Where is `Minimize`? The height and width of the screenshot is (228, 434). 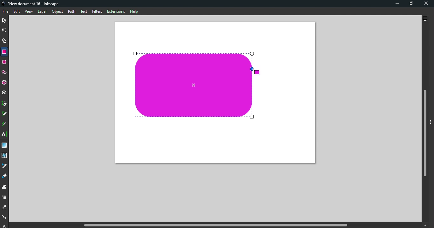
Minimize is located at coordinates (396, 3).